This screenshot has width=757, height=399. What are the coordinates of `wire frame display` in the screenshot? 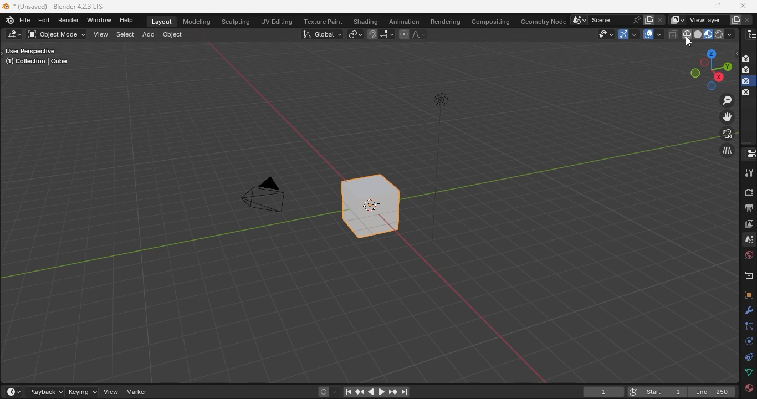 It's located at (687, 34).